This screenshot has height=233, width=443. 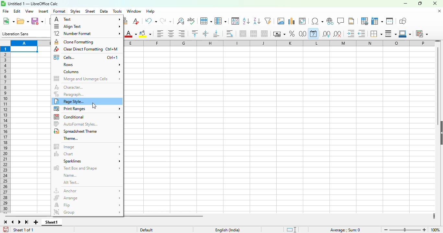 What do you see at coordinates (69, 94) in the screenshot?
I see `paragraph` at bounding box center [69, 94].